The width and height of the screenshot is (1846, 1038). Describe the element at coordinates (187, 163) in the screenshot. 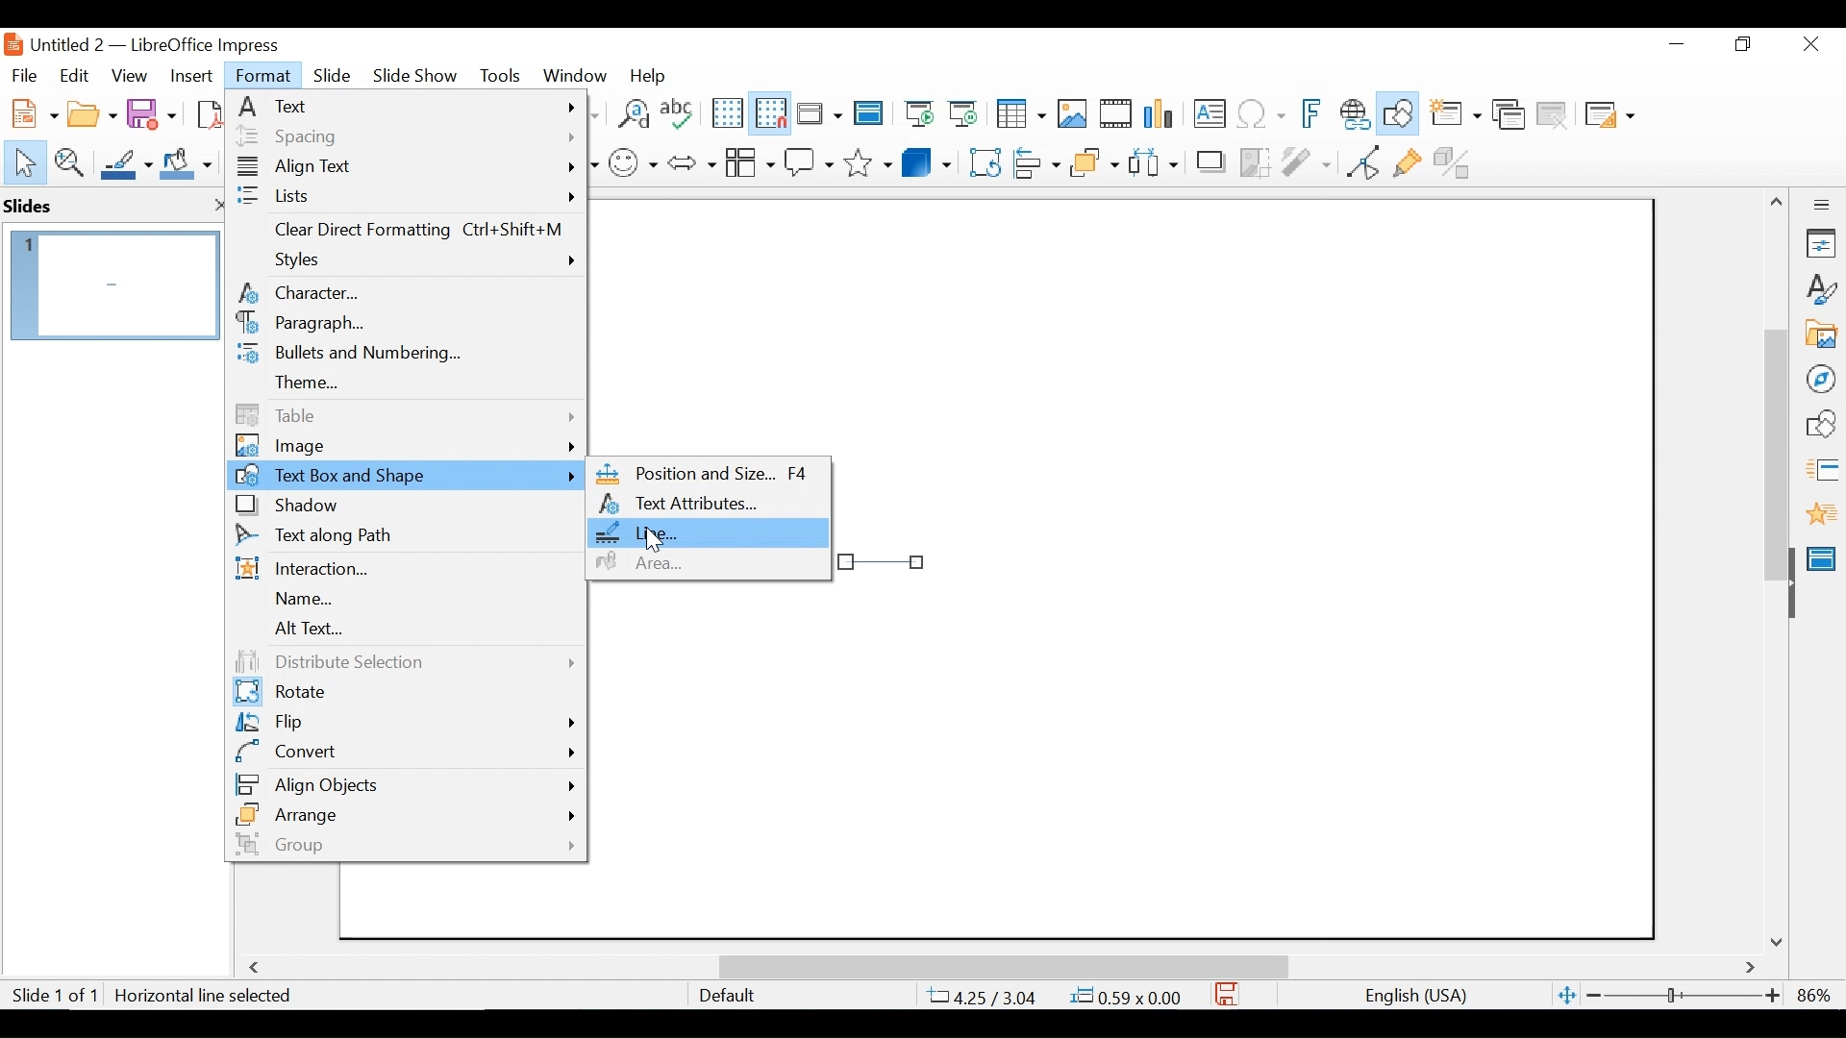

I see `Fill Color` at that location.